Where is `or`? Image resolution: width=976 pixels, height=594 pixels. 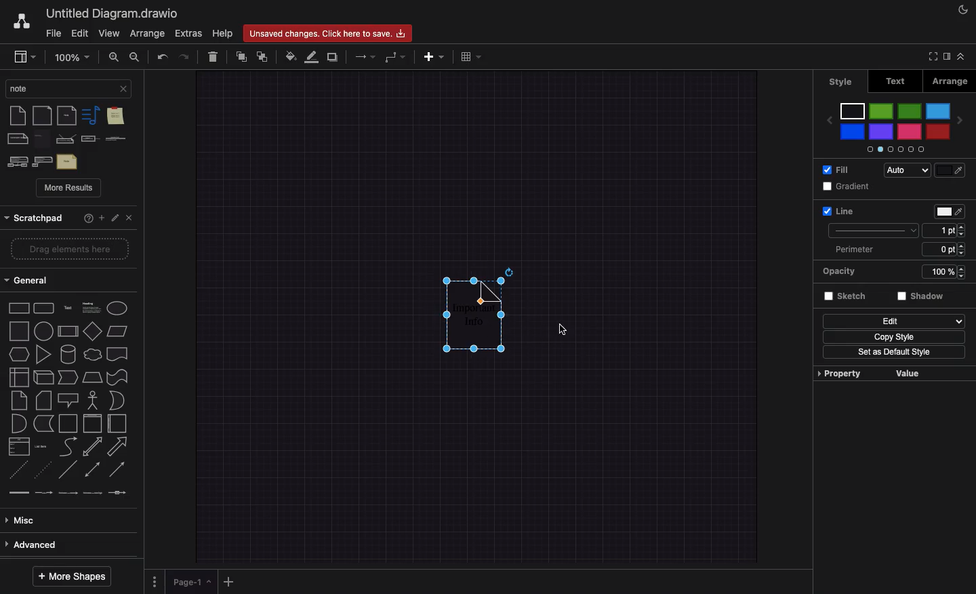 or is located at coordinates (17, 424).